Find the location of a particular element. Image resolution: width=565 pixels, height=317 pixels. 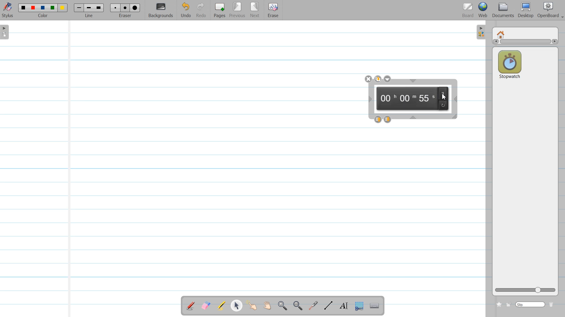

Eraser is located at coordinates (125, 10).